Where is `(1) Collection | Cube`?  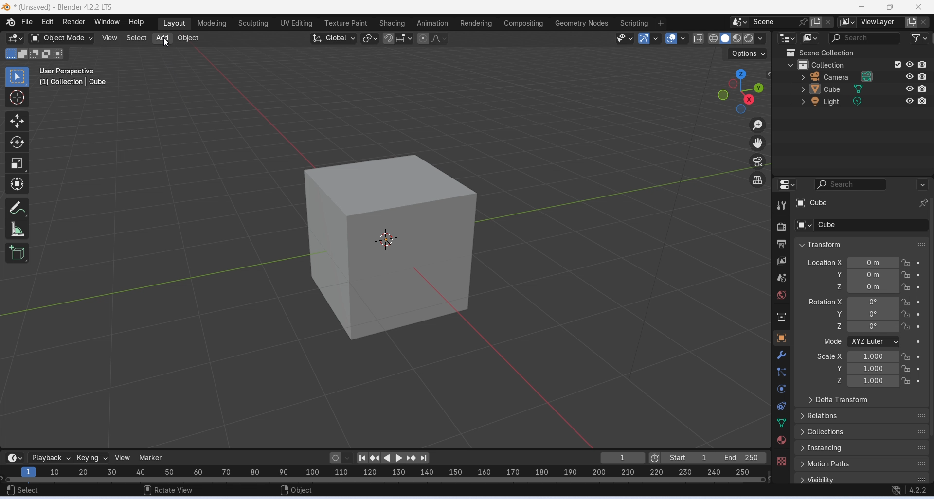 (1) Collection | Cube is located at coordinates (73, 83).